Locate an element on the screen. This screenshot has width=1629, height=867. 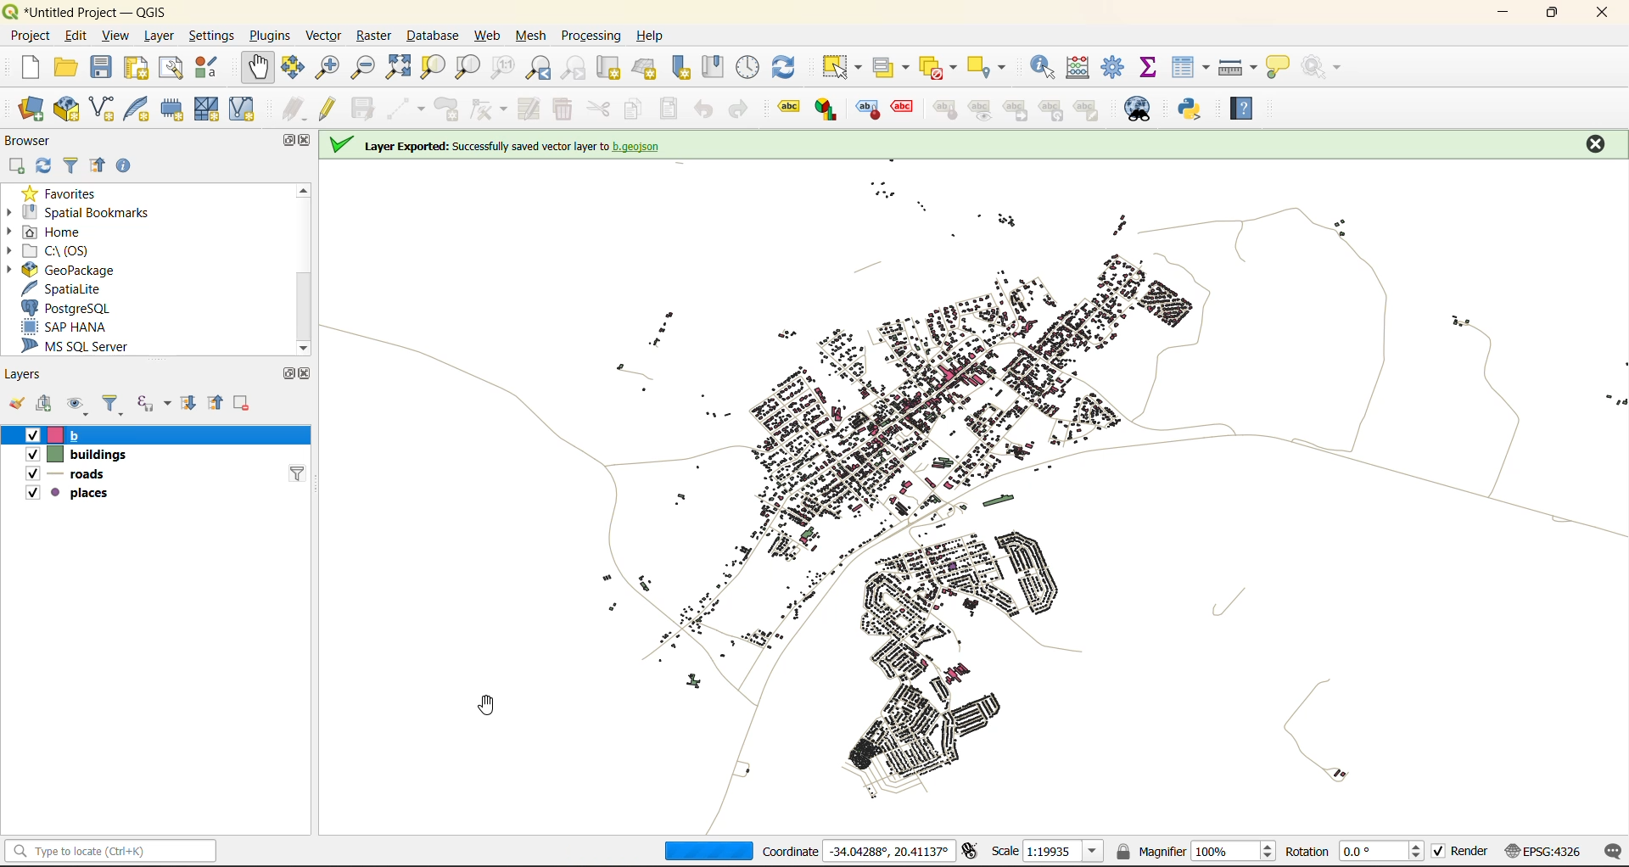
python is located at coordinates (1195, 109).